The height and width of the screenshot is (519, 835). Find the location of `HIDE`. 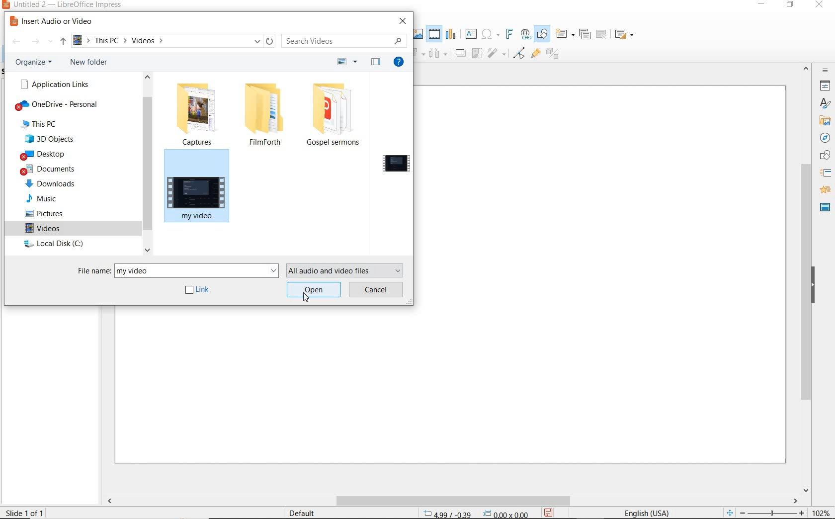

HIDE is located at coordinates (818, 286).